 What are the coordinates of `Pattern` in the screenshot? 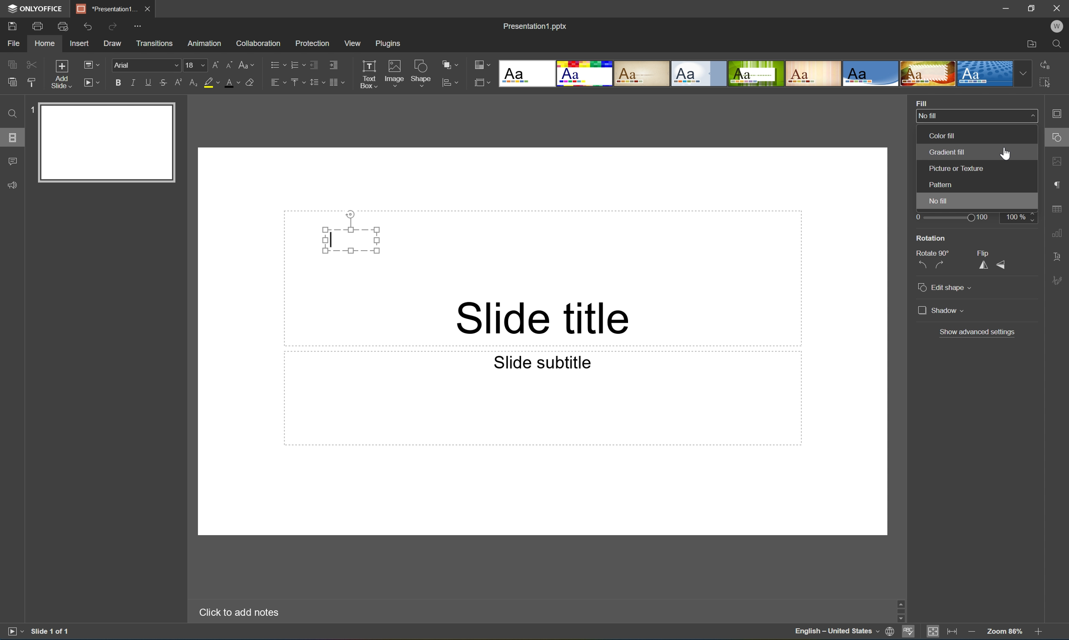 It's located at (942, 185).